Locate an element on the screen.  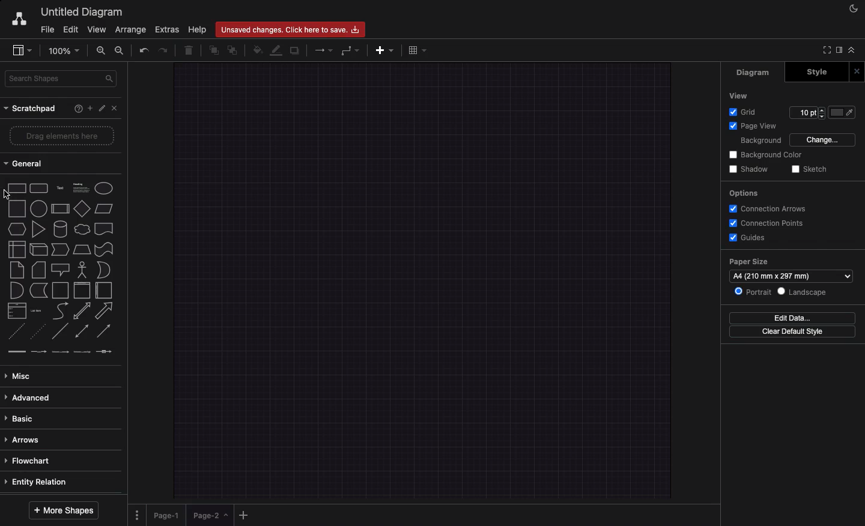
Add is located at coordinates (88, 108).